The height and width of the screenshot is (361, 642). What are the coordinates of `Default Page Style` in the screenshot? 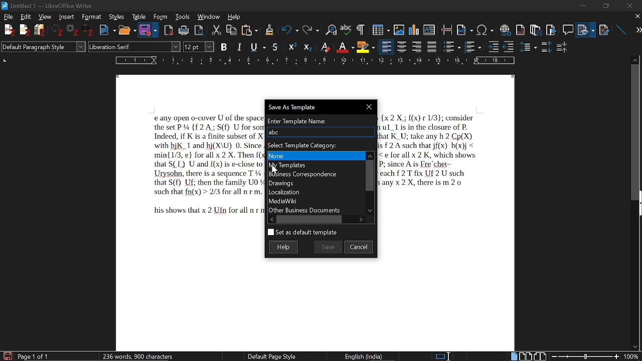 It's located at (271, 356).